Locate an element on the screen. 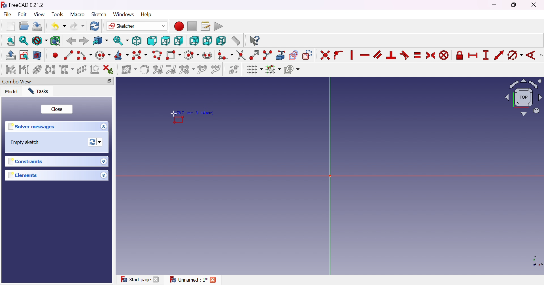 This screenshot has height=285, width=544. Solver messages is located at coordinates (33, 126).